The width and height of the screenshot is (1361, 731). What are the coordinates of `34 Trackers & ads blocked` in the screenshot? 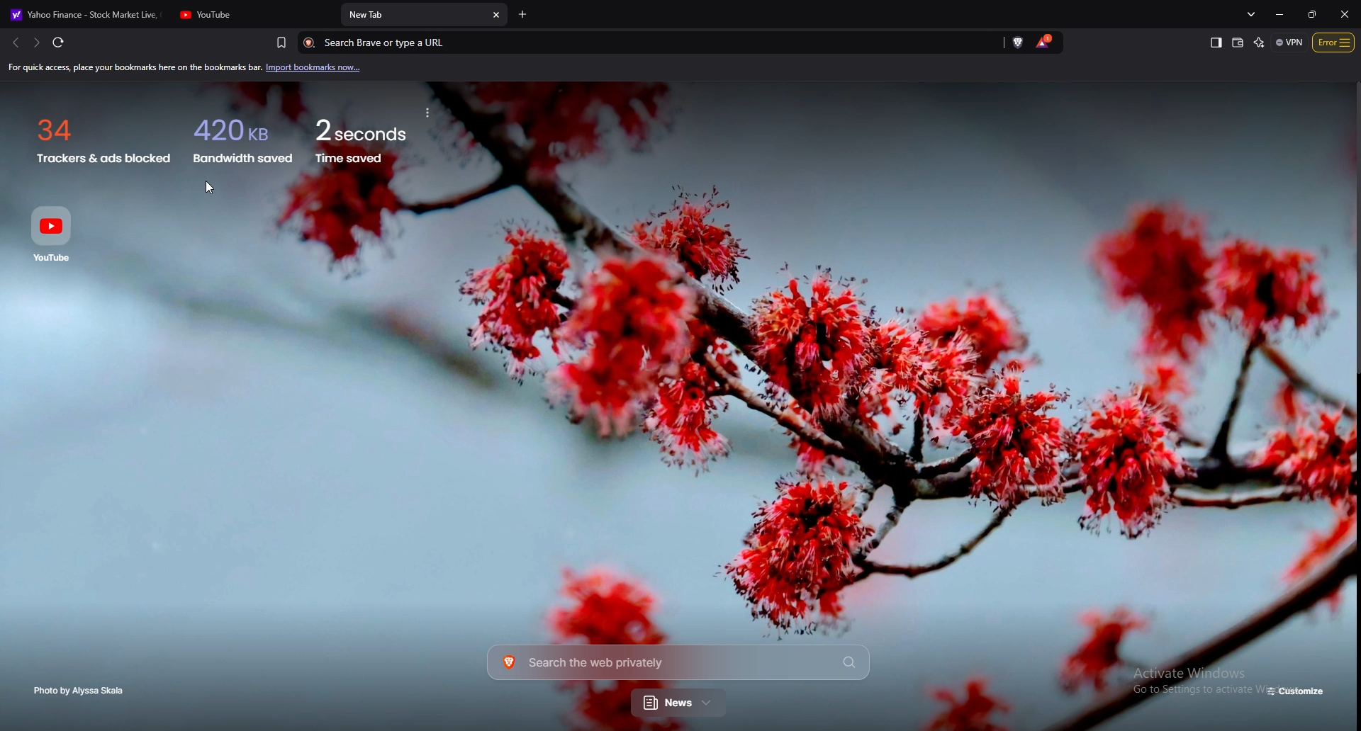 It's located at (96, 136).